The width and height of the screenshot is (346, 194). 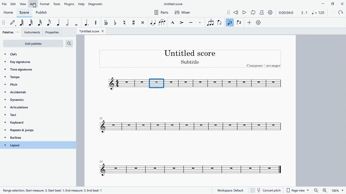 What do you see at coordinates (341, 13) in the screenshot?
I see `forward` at bounding box center [341, 13].